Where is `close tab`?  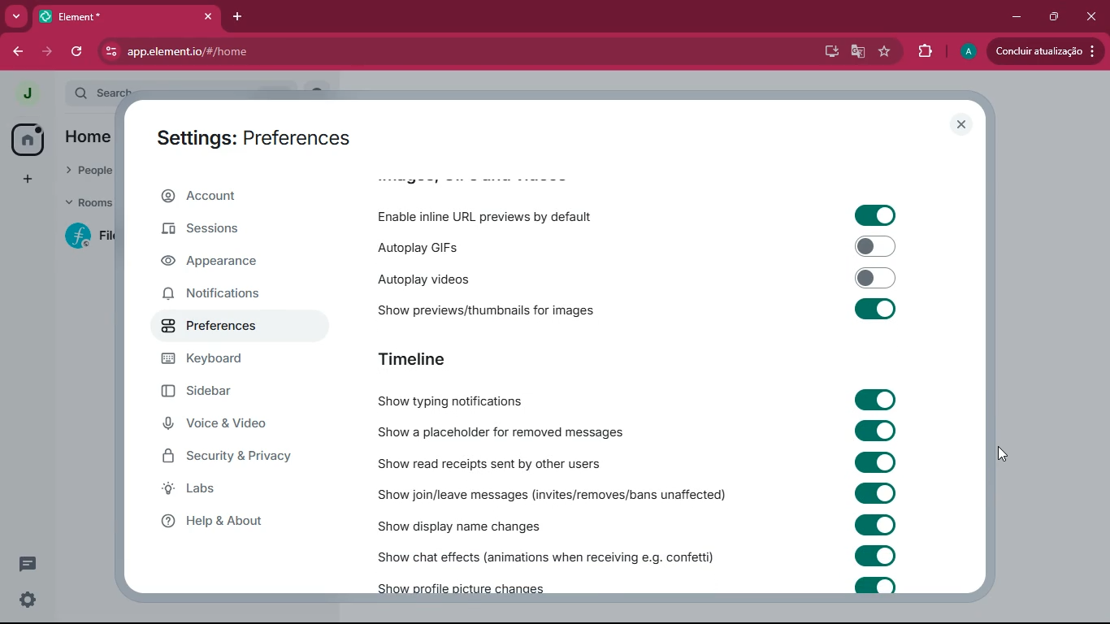
close tab is located at coordinates (208, 17).